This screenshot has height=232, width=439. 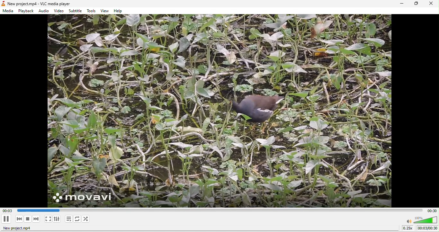 I want to click on video in fullscreen, so click(x=48, y=220).